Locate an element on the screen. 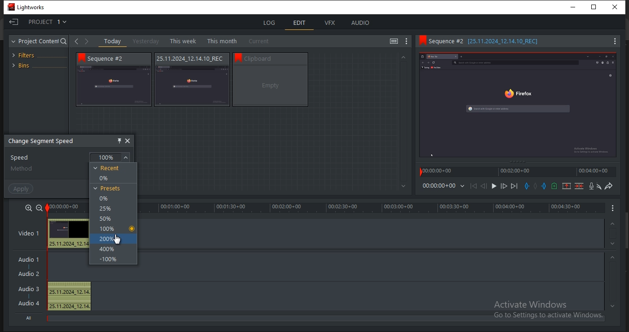  Preview thumbnail is located at coordinates (70, 229).